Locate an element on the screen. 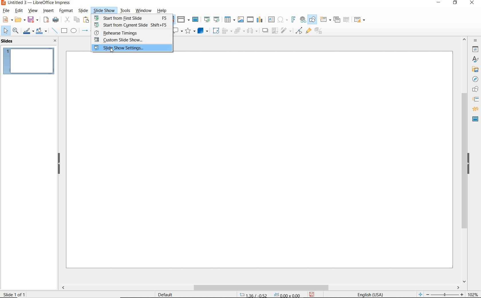 Image resolution: width=481 pixels, height=298 pixels. POSITION AND SIZE is located at coordinates (269, 294).